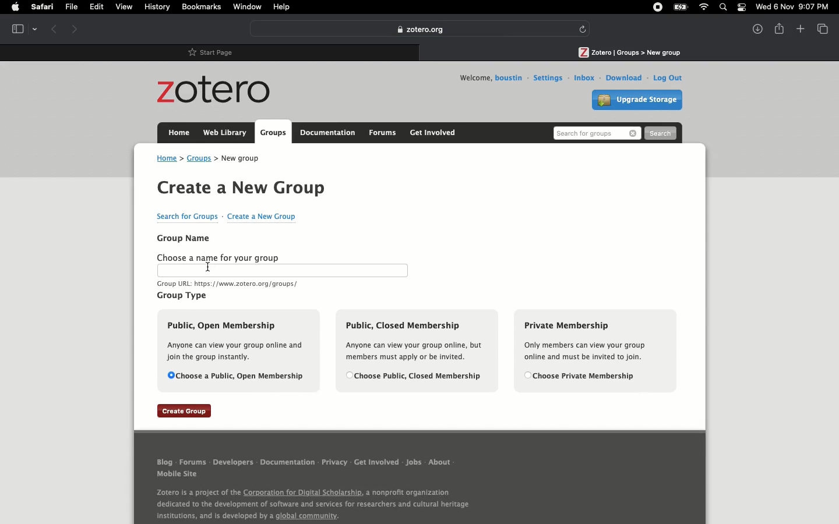  I want to click on Create a new group, so click(241, 189).